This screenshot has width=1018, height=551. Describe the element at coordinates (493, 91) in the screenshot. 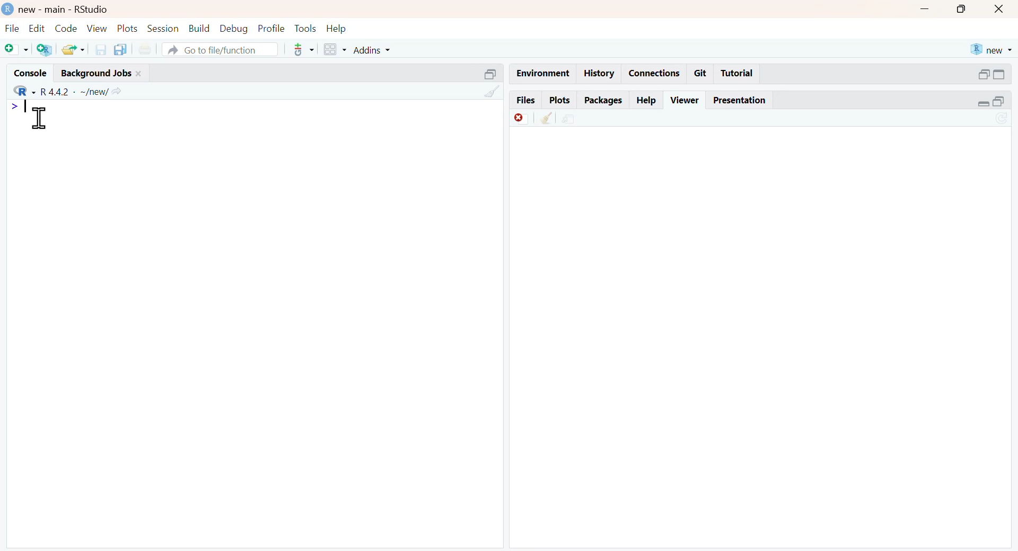

I see `clear console` at that location.